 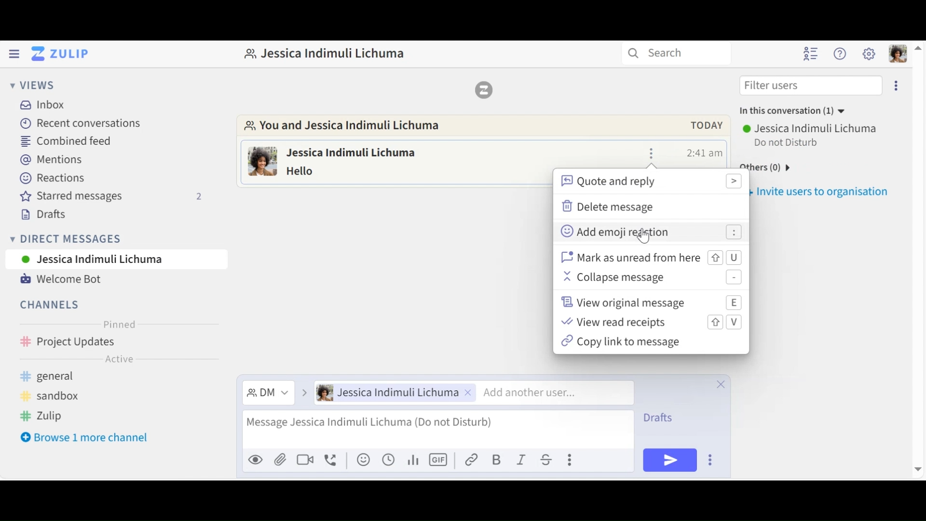 I want to click on Add user, so click(x=550, y=393).